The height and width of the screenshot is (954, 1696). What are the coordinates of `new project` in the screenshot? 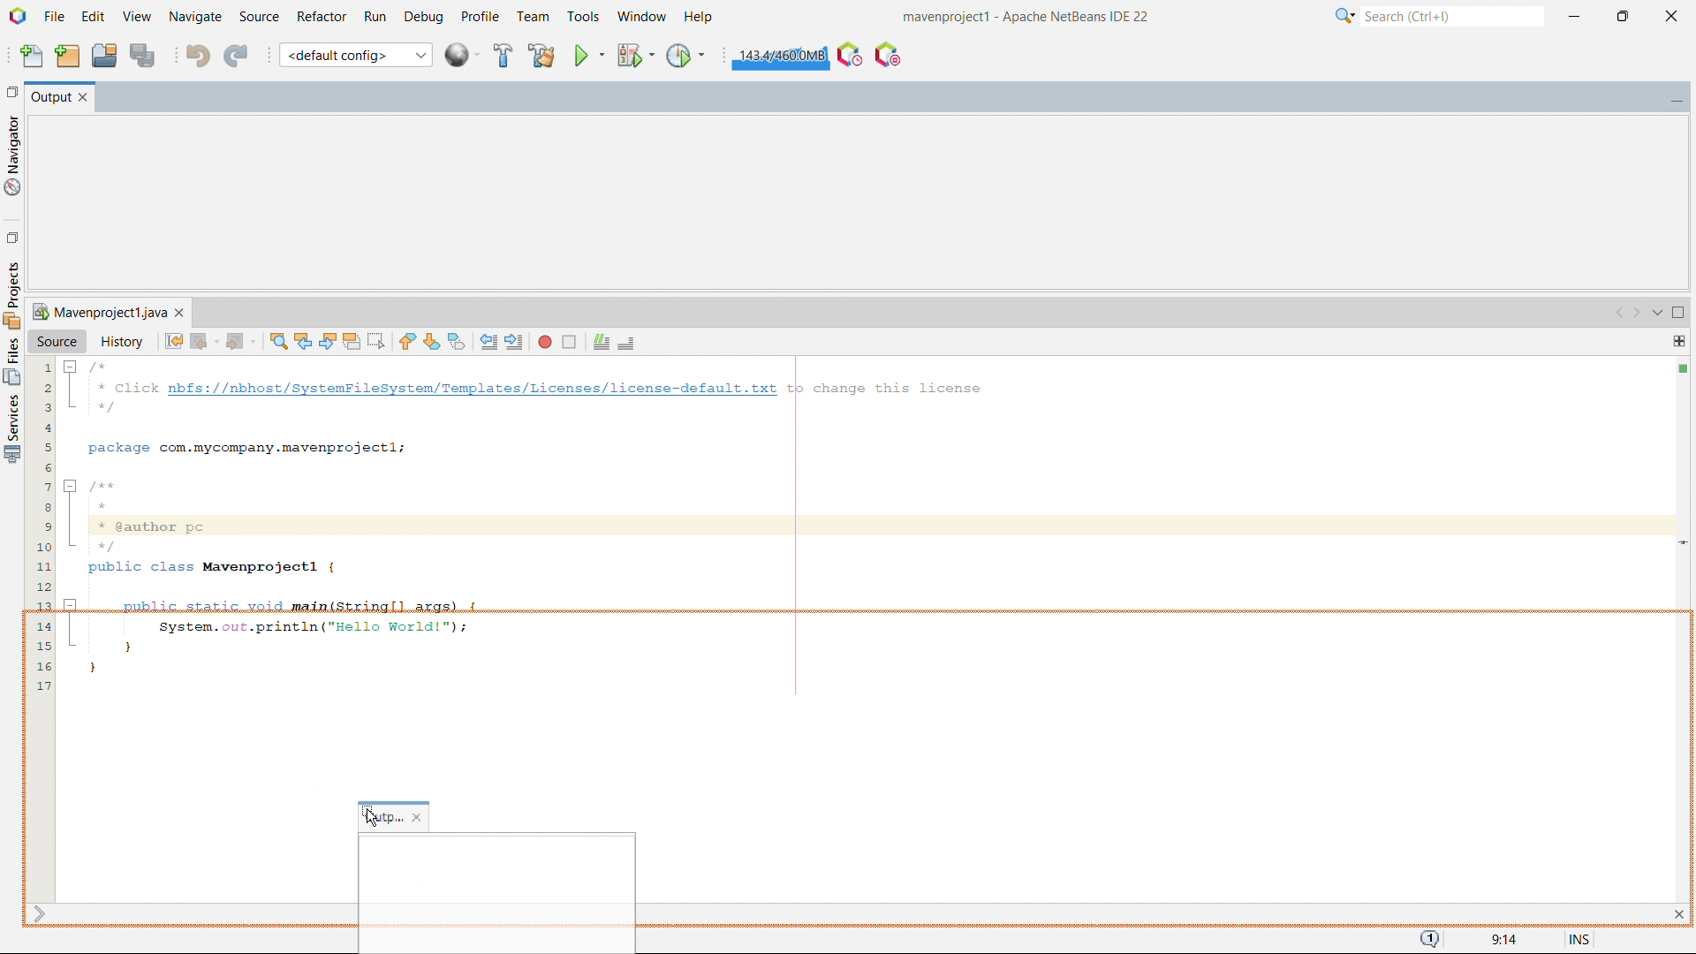 It's located at (68, 55).